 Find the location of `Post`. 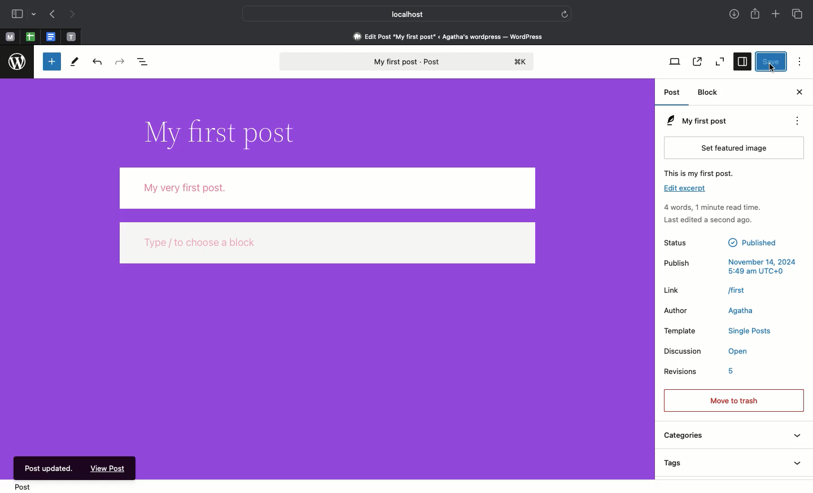

Post is located at coordinates (21, 486).